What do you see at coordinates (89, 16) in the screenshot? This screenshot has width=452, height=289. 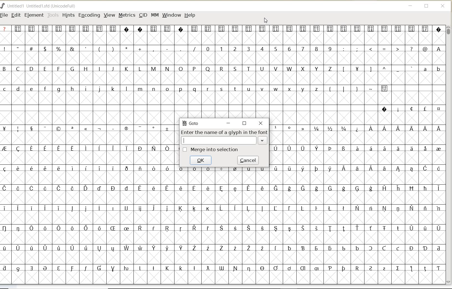 I see `ENCODING` at bounding box center [89, 16].